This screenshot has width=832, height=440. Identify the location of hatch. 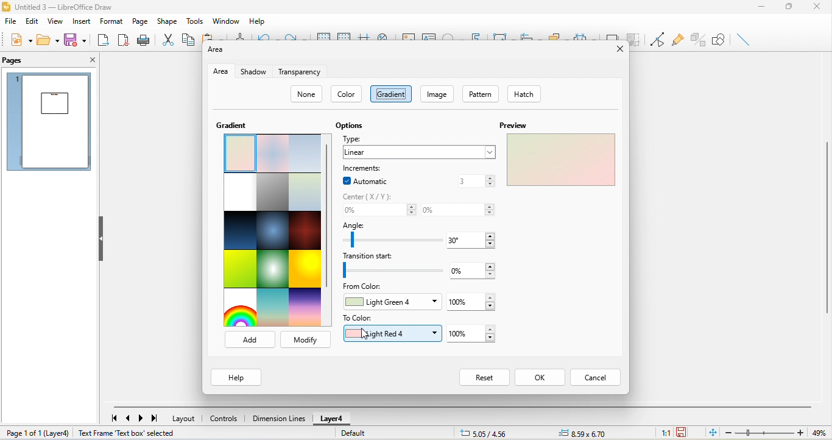
(526, 93).